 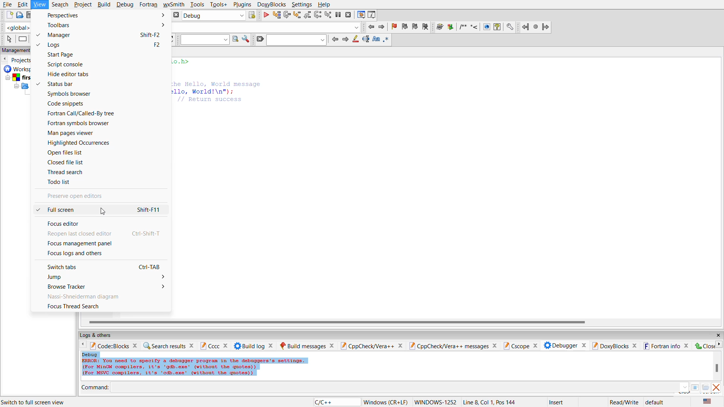 I want to click on file location, so click(x=49, y=402).